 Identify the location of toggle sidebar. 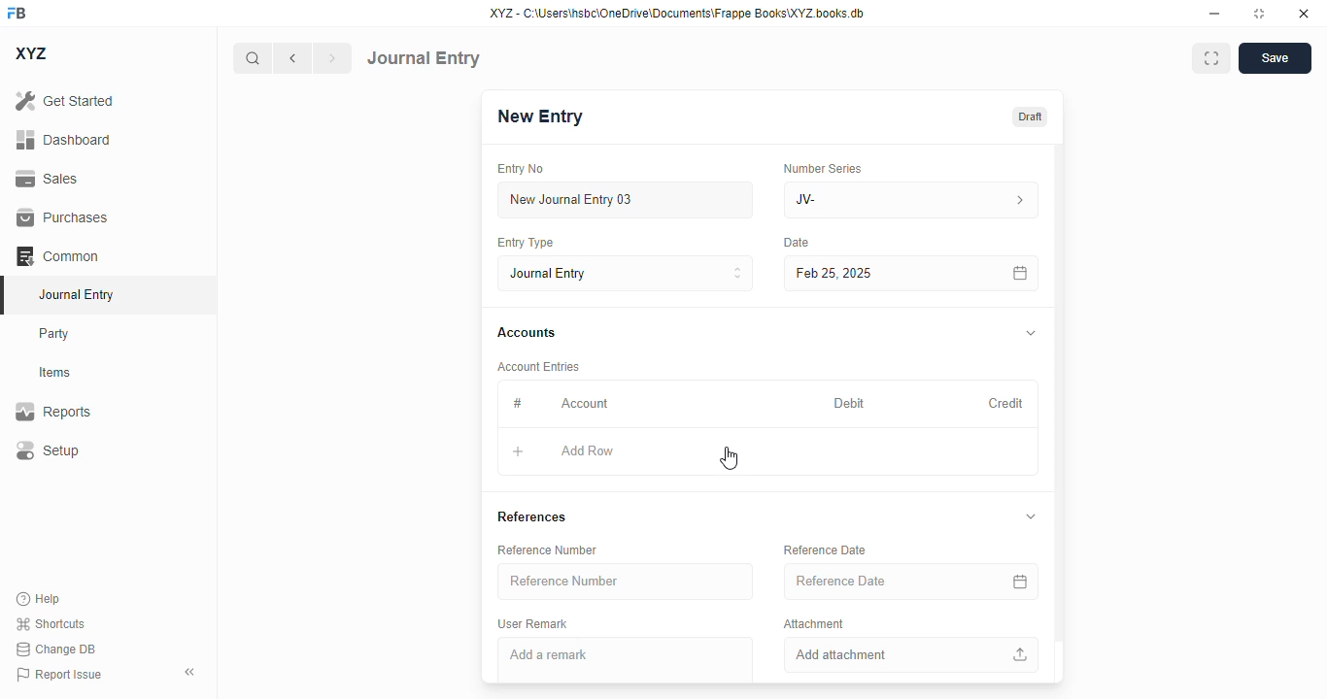
(191, 672).